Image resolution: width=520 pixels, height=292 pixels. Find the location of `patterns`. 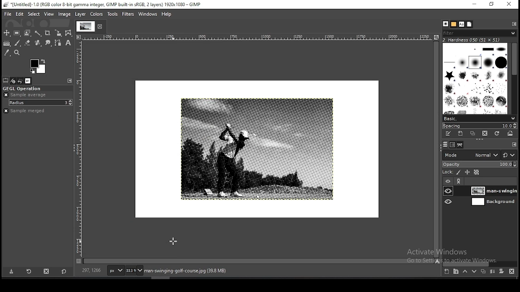

patterns is located at coordinates (454, 24).